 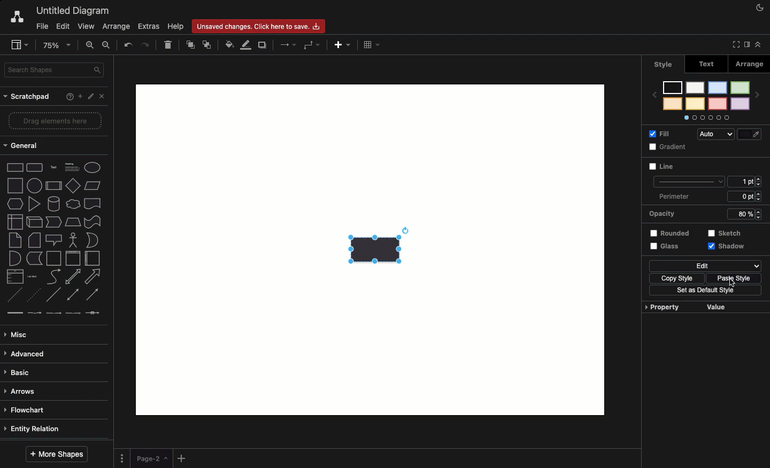 What do you see at coordinates (311, 45) in the screenshot?
I see `Waypoints` at bounding box center [311, 45].